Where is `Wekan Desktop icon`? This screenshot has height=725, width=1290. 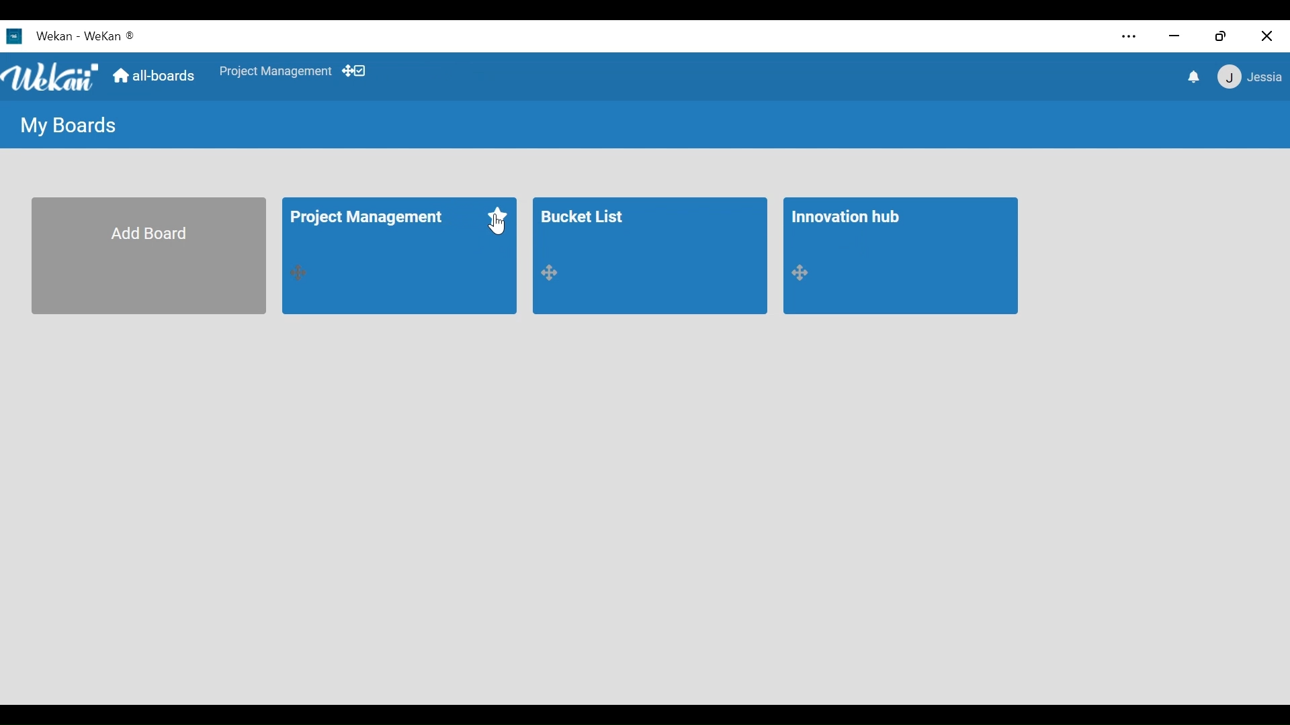 Wekan Desktop icon is located at coordinates (40, 36).